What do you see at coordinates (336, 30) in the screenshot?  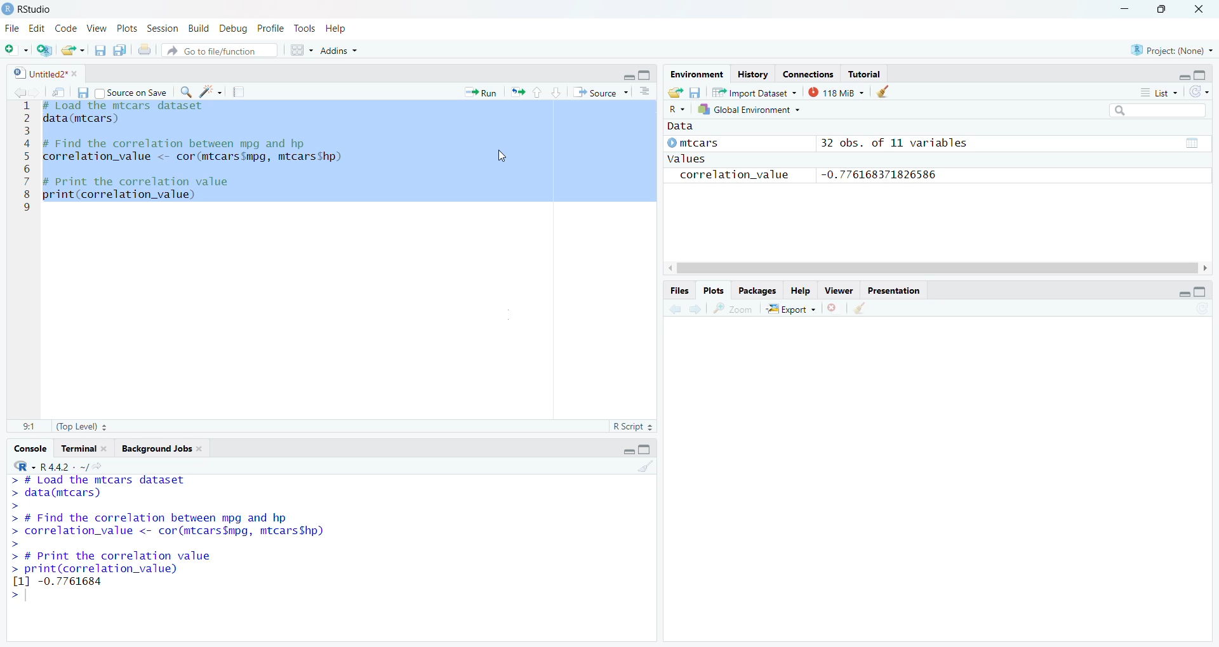 I see `Help` at bounding box center [336, 30].